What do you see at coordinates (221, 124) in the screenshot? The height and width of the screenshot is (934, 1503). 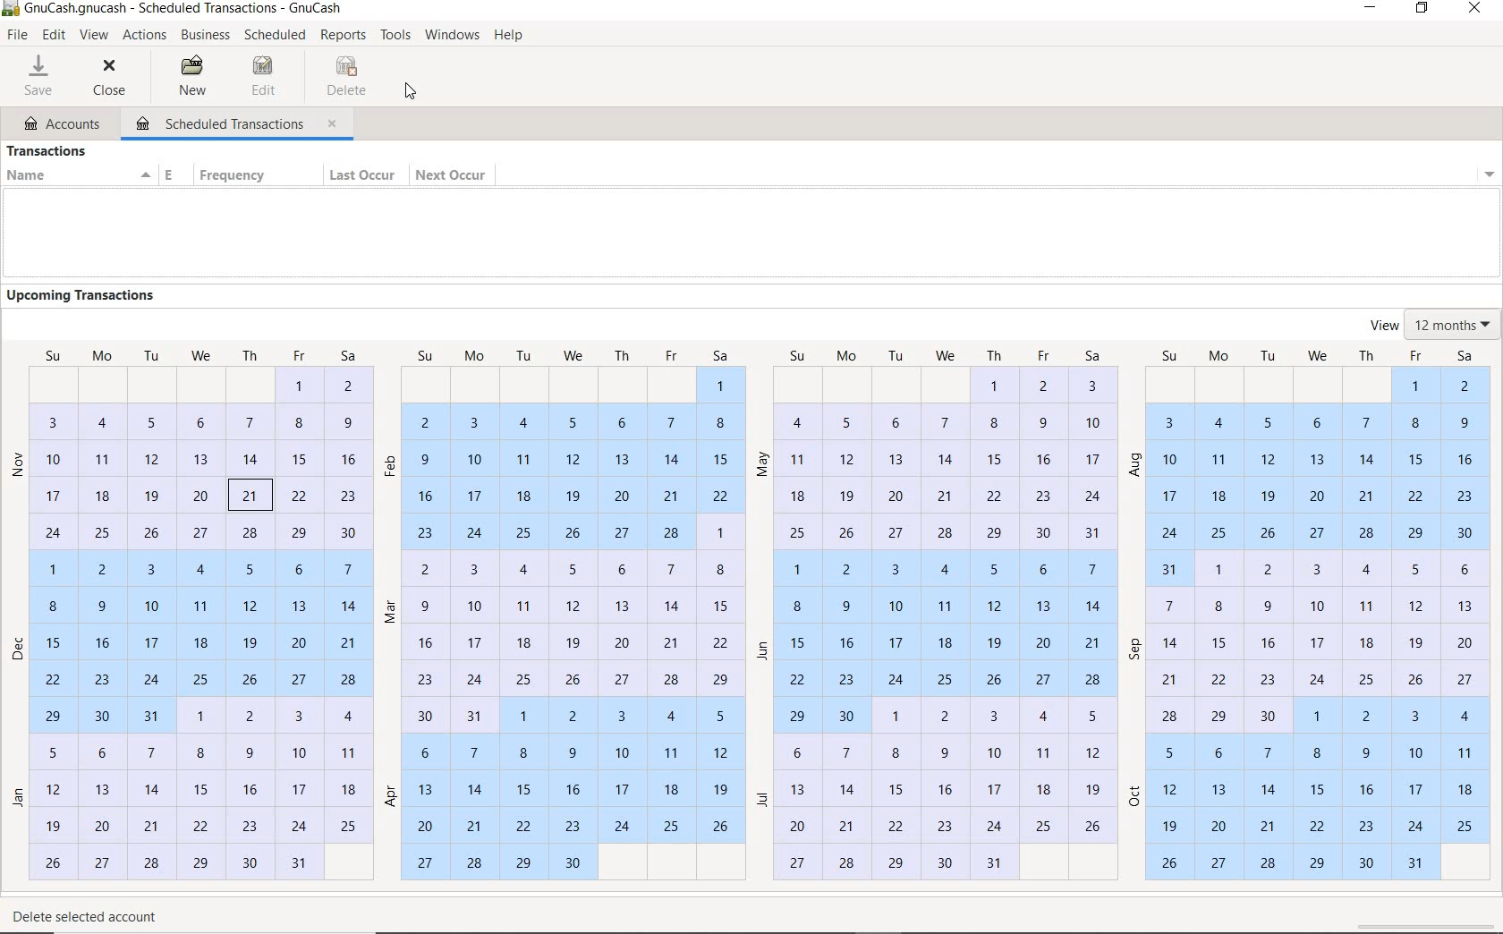 I see `SCHEDULED TRANSACTIONS` at bounding box center [221, 124].